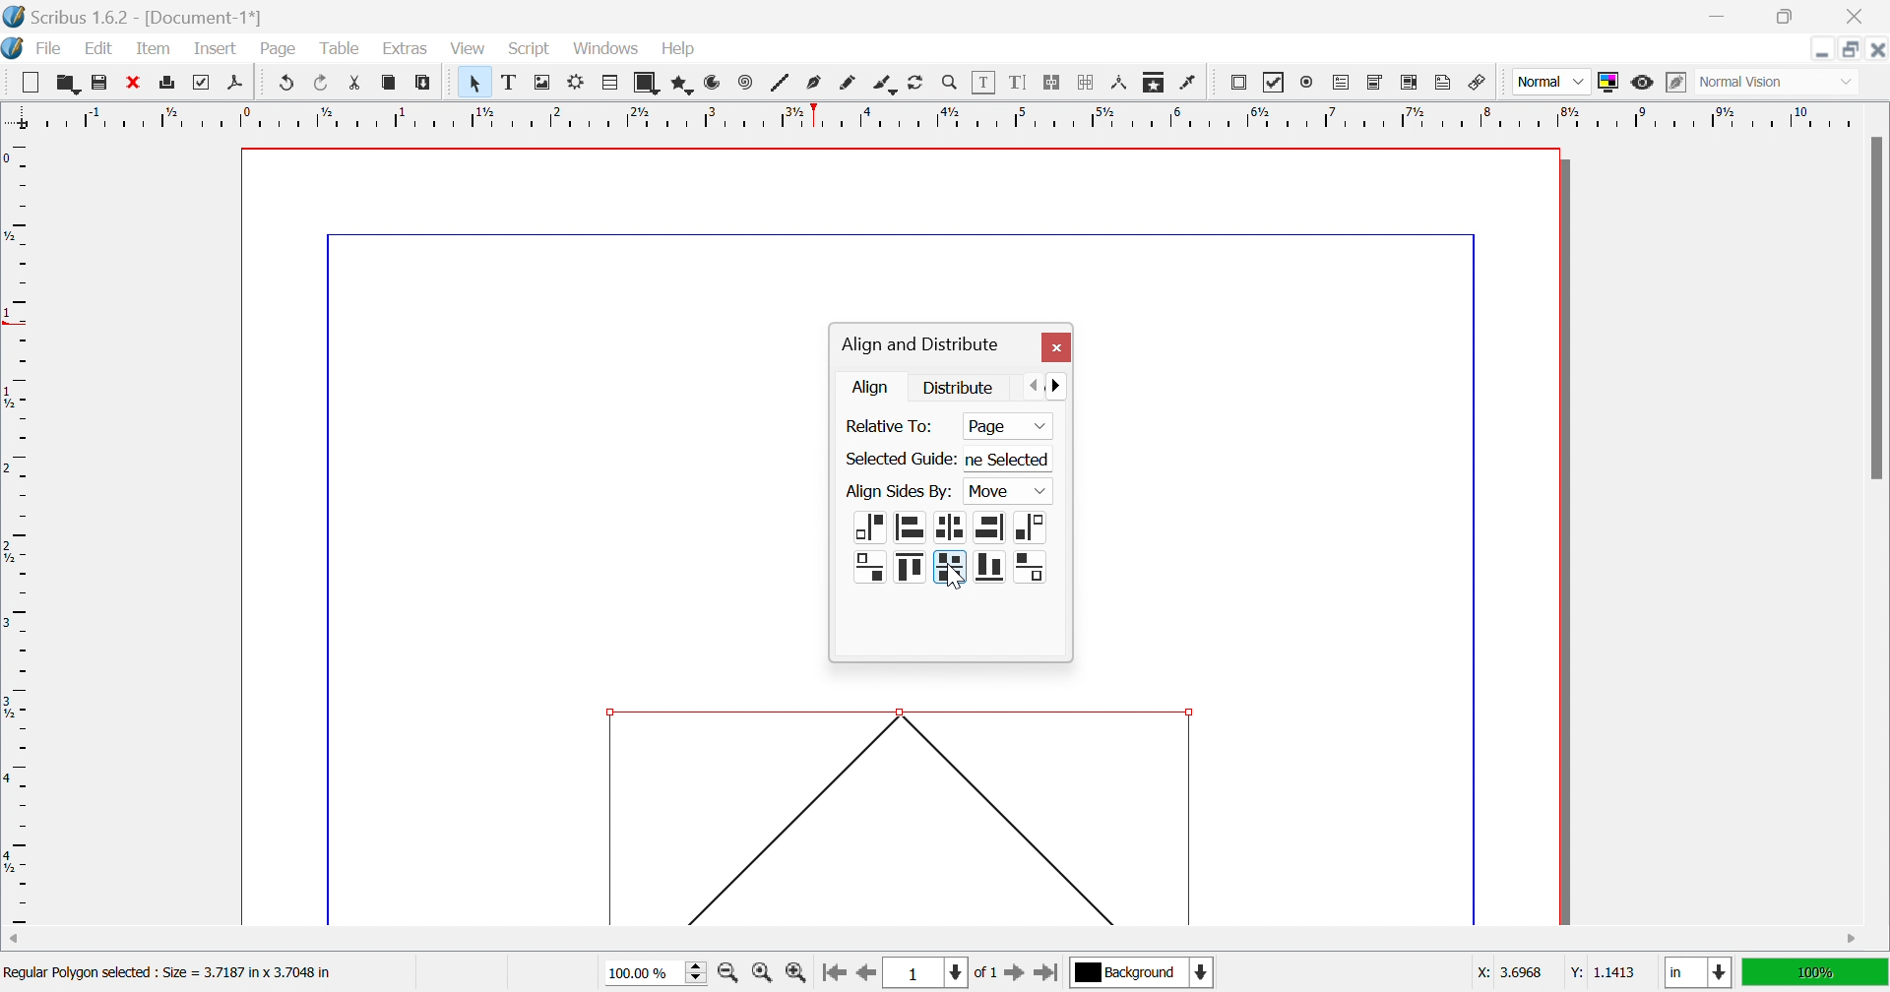 This screenshot has height=992, width=1890. I want to click on Shape, so click(650, 84).